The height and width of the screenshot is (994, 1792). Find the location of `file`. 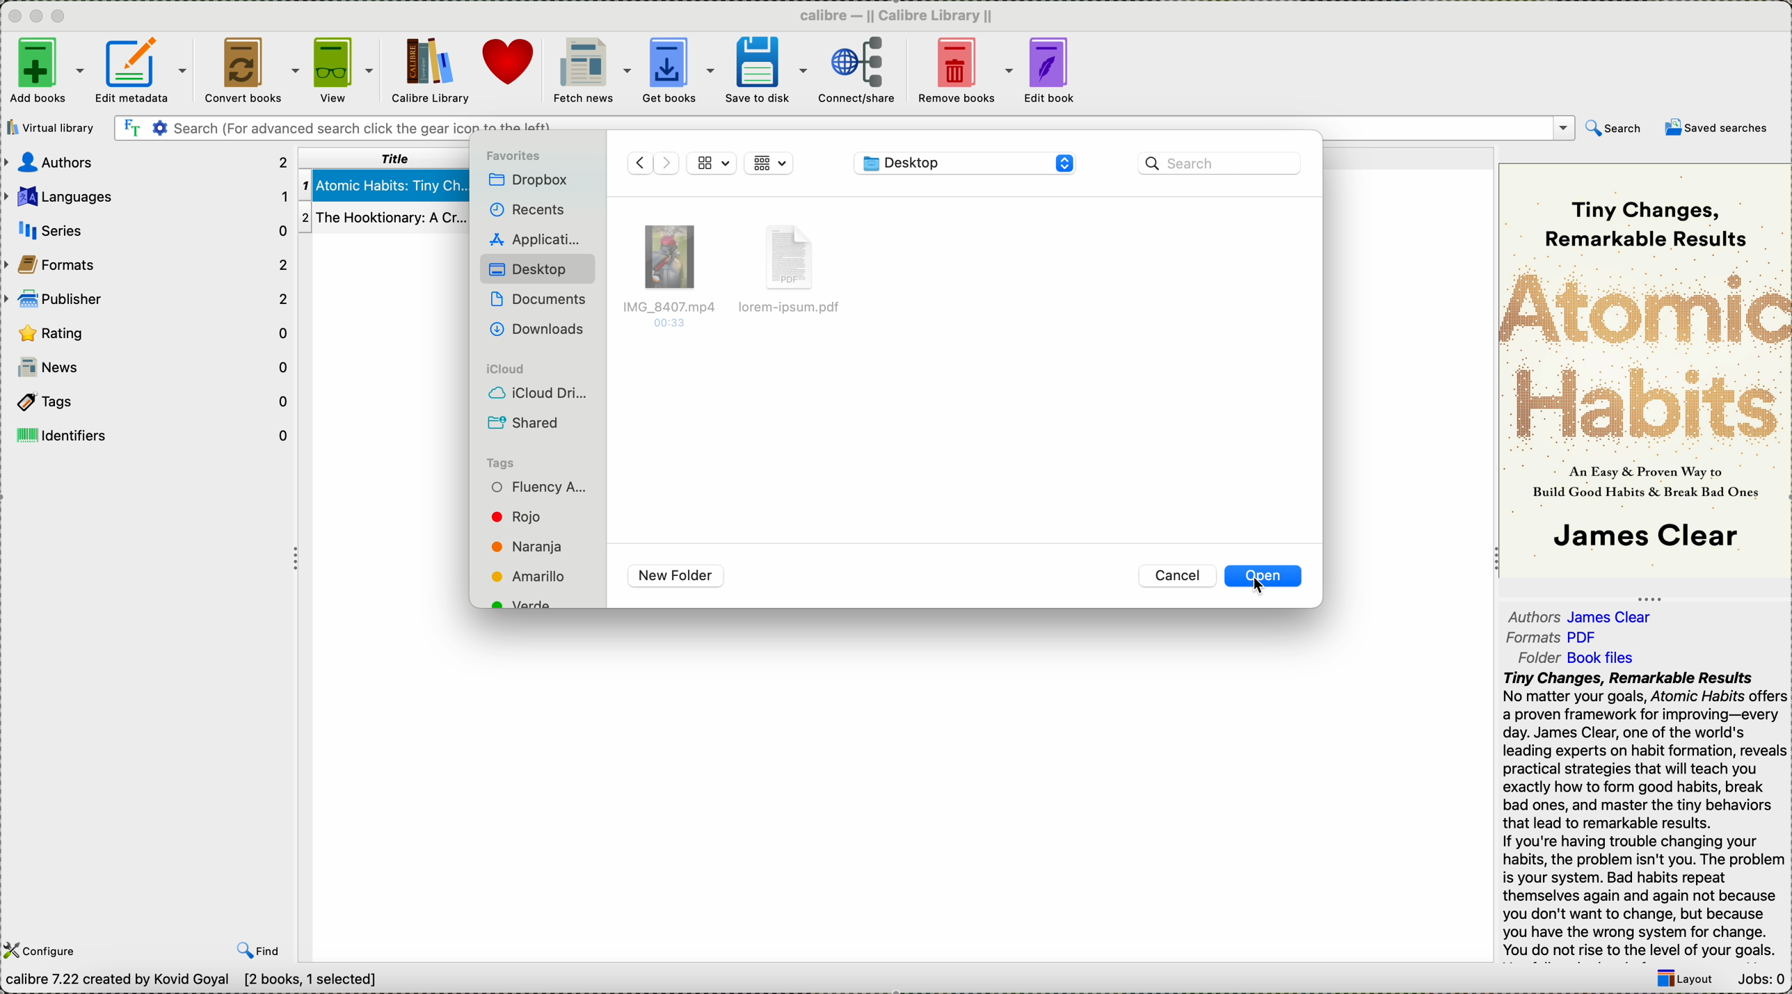

file is located at coordinates (795, 273).